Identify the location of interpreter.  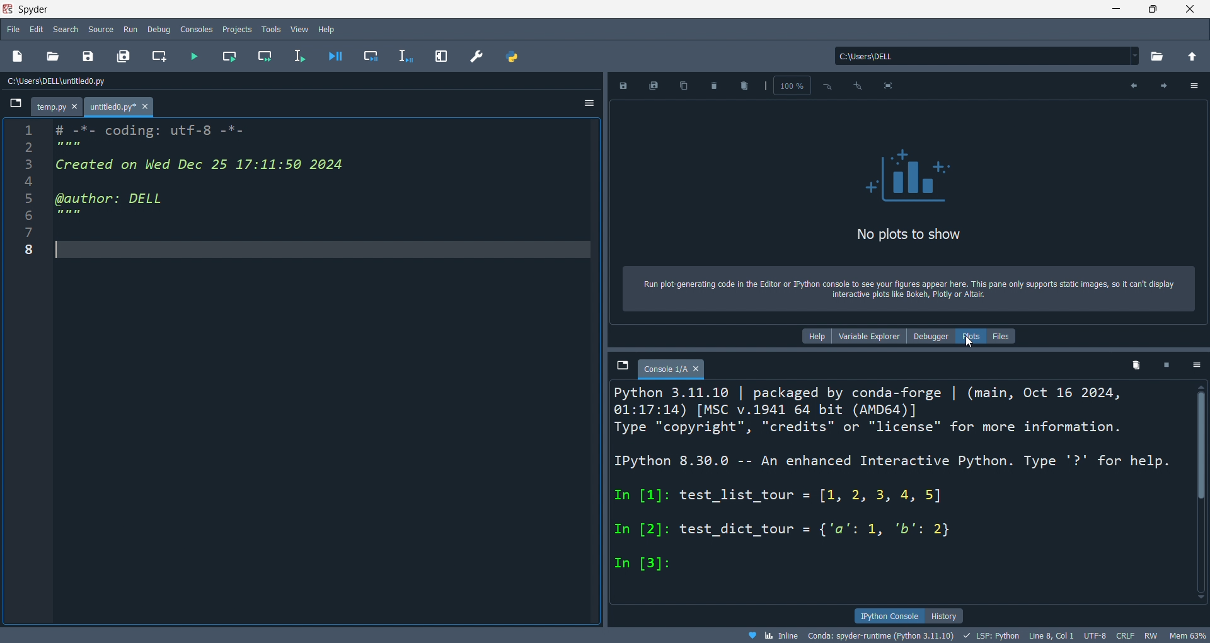
(880, 635).